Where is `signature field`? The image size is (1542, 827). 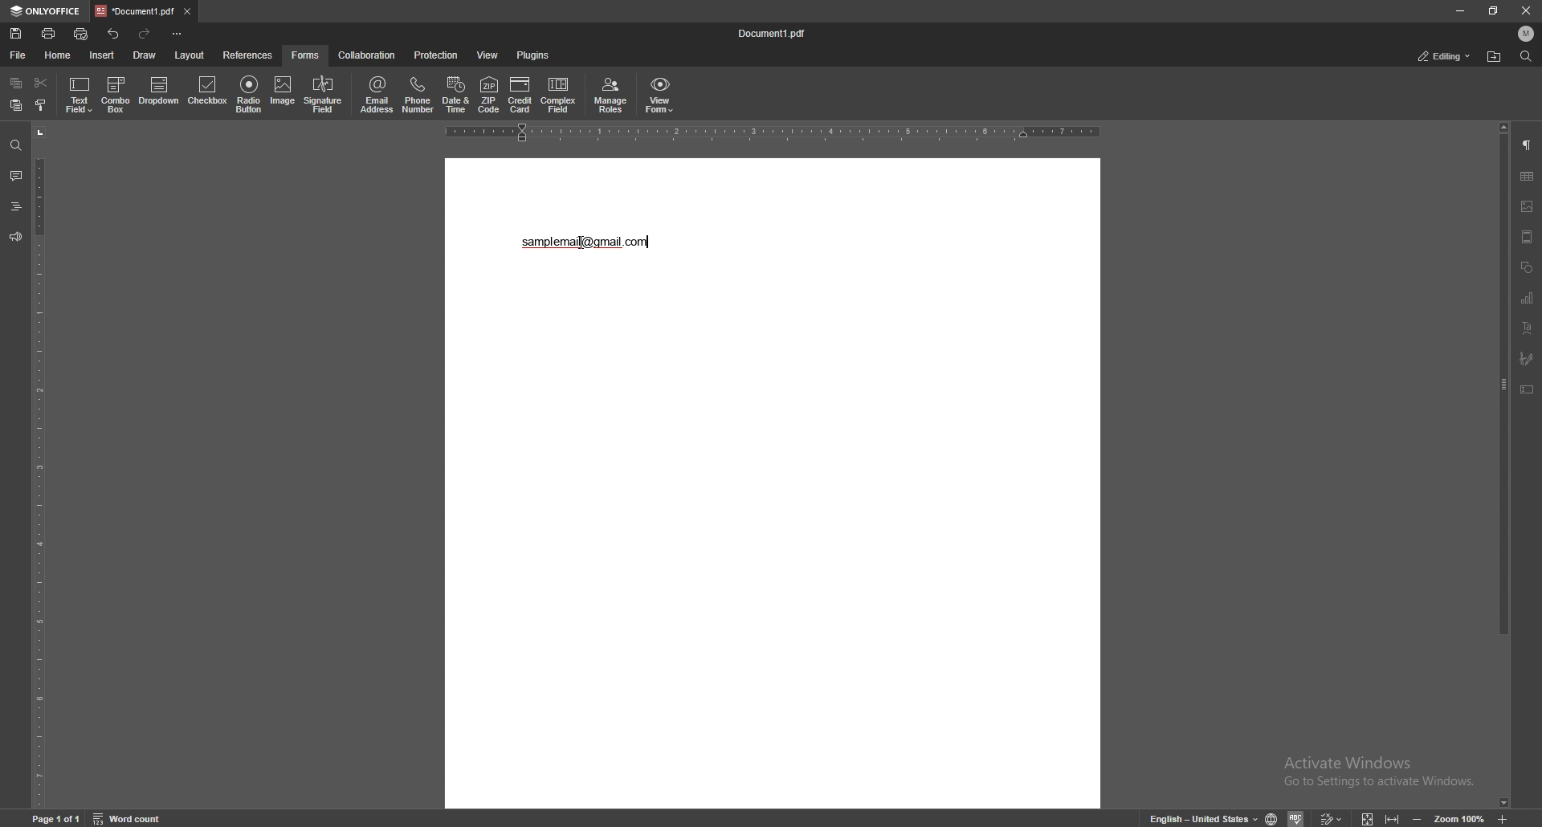
signature field is located at coordinates (1527, 359).